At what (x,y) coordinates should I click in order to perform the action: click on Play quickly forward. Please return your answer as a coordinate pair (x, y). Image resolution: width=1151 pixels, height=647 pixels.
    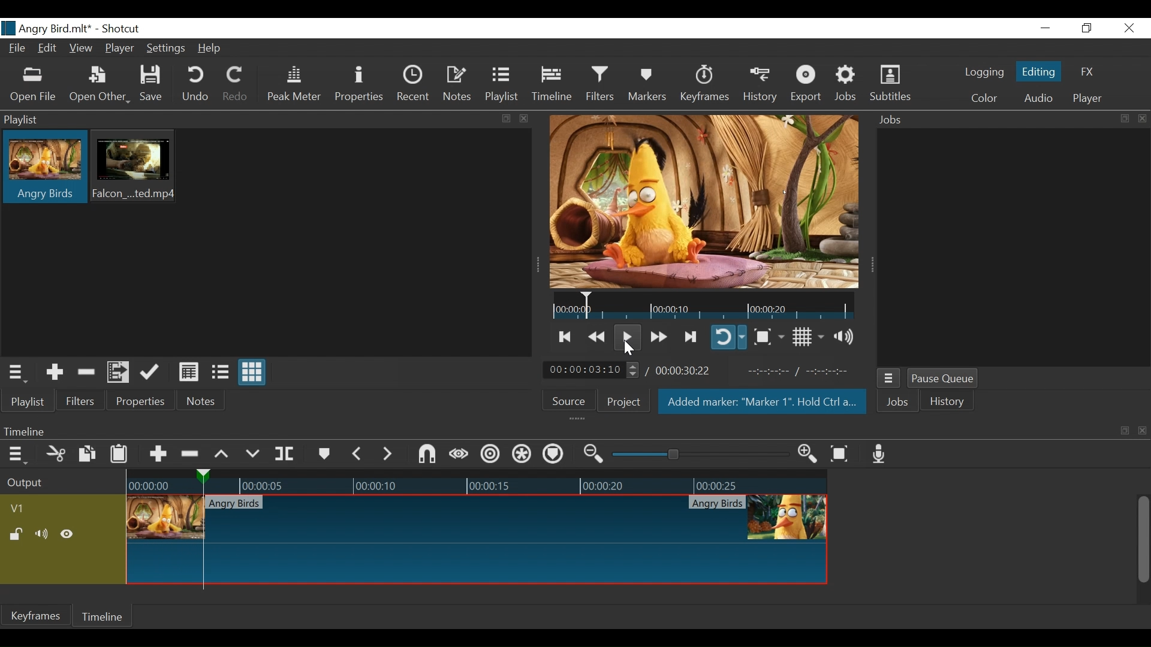
    Looking at the image, I should click on (658, 335).